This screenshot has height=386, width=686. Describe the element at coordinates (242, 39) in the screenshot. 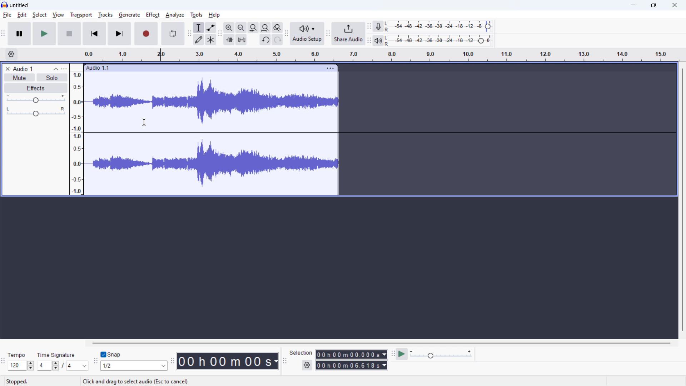

I see `silence audio selection` at that location.